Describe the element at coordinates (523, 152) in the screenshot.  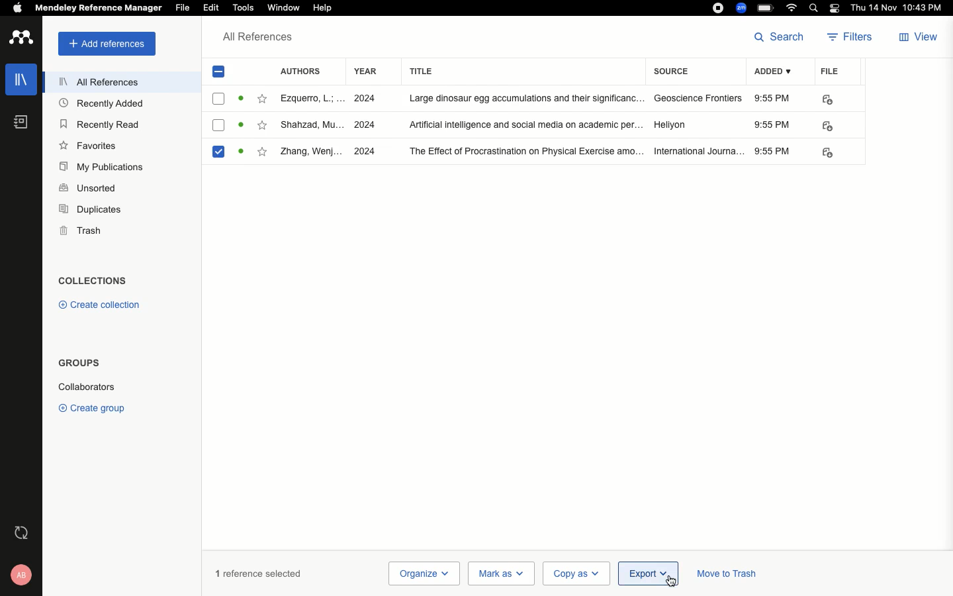
I see `the effect of procrastination on physical exercise` at that location.